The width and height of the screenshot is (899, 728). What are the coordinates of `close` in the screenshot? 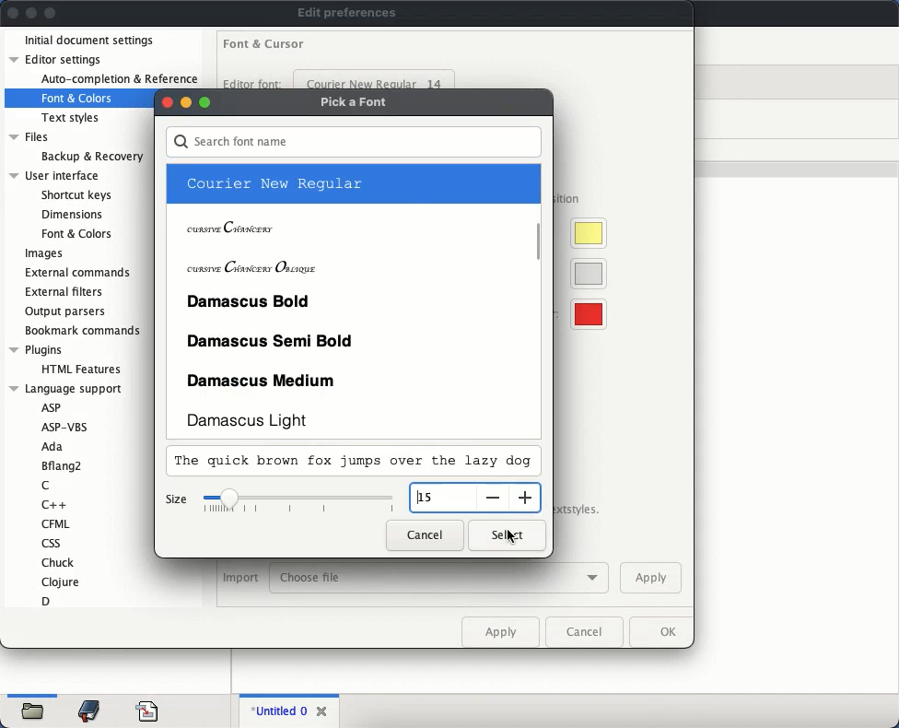 It's located at (166, 102).